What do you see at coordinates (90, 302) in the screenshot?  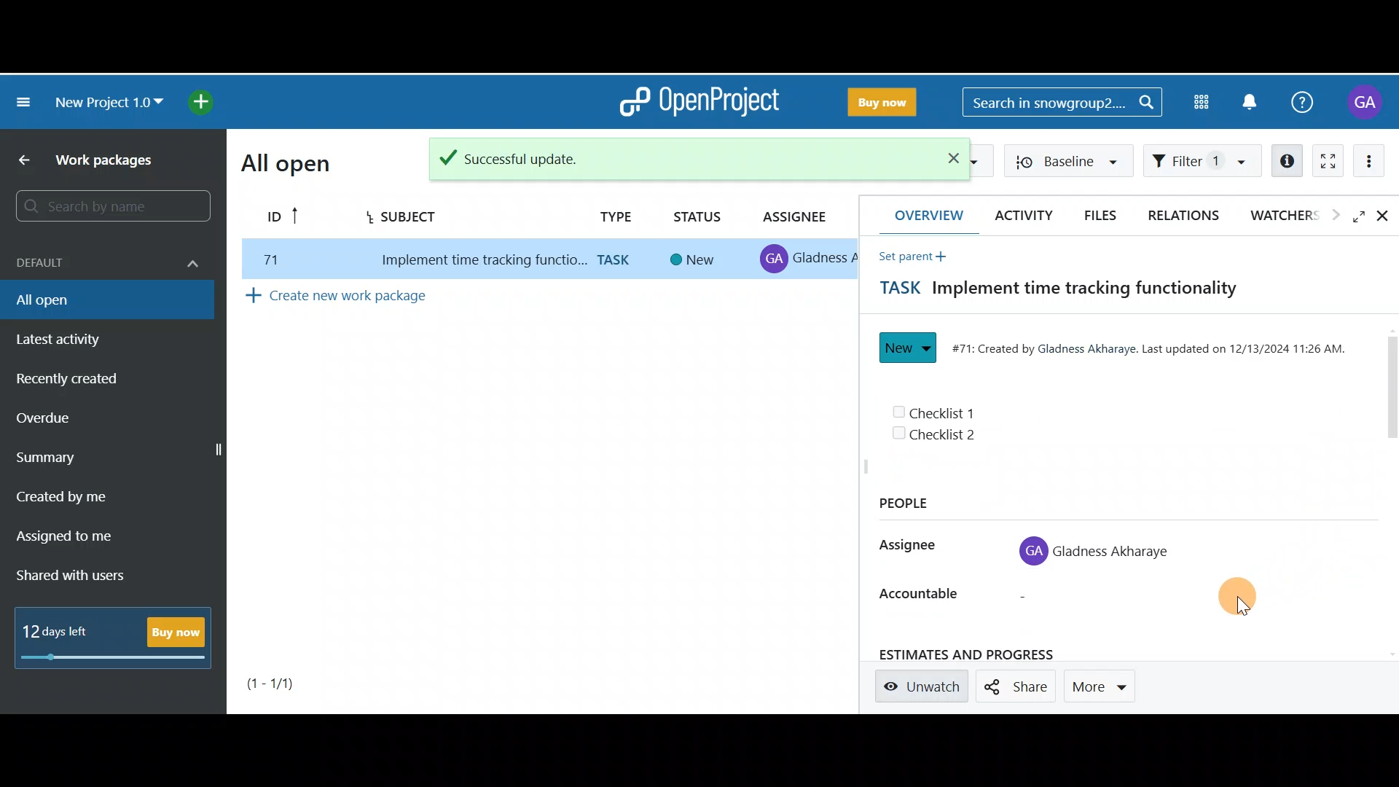 I see `All open` at bounding box center [90, 302].